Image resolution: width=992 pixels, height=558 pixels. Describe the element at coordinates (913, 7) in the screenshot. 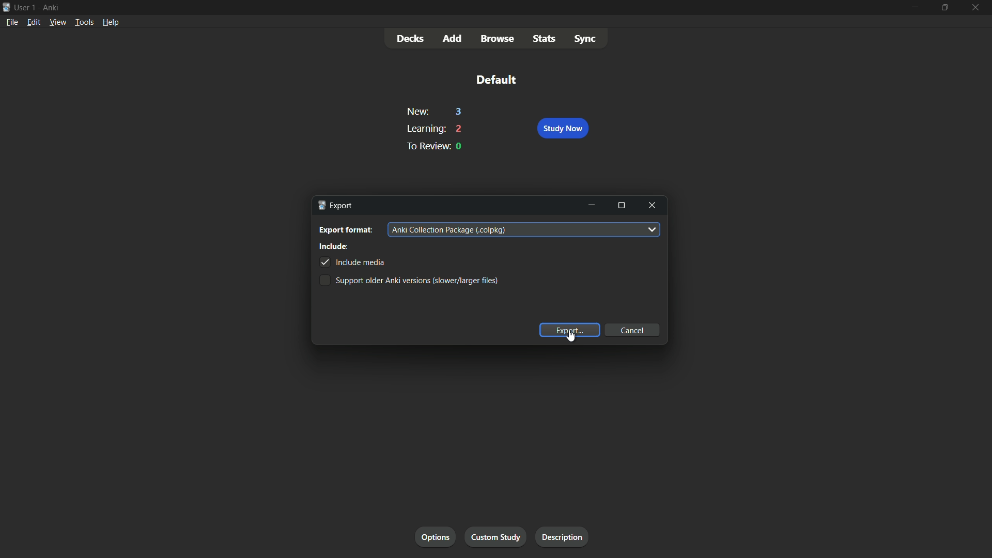

I see `minimize` at that location.